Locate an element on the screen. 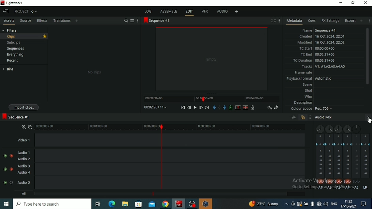 The height and width of the screenshot is (209, 372). Mail is located at coordinates (152, 204).